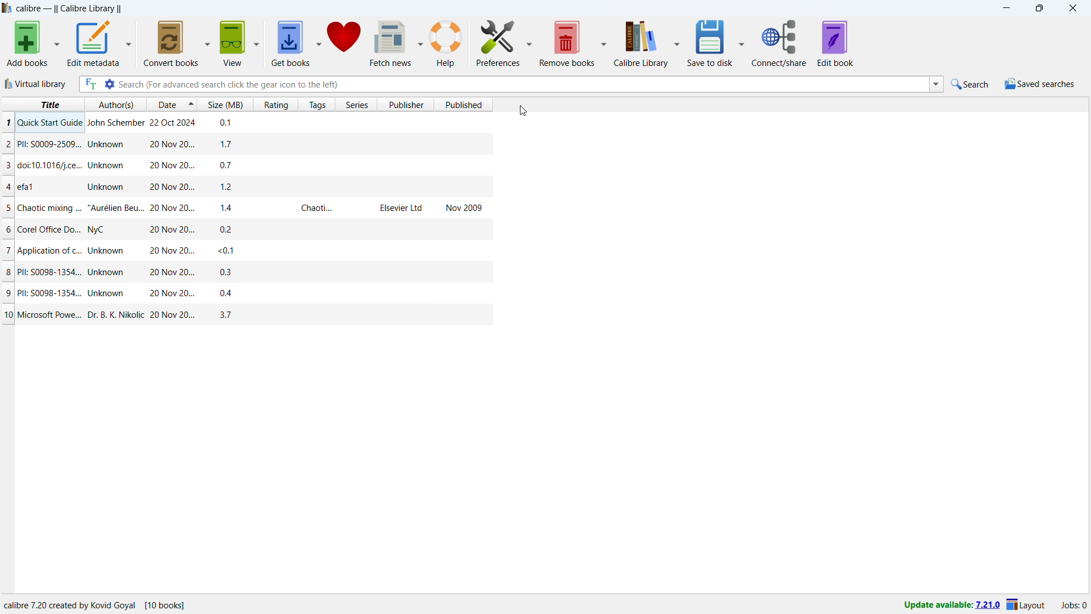  Describe the element at coordinates (259, 103) in the screenshot. I see `Title Author(s) Date + Size (MB) Rating Tags Series Publisher Published` at that location.